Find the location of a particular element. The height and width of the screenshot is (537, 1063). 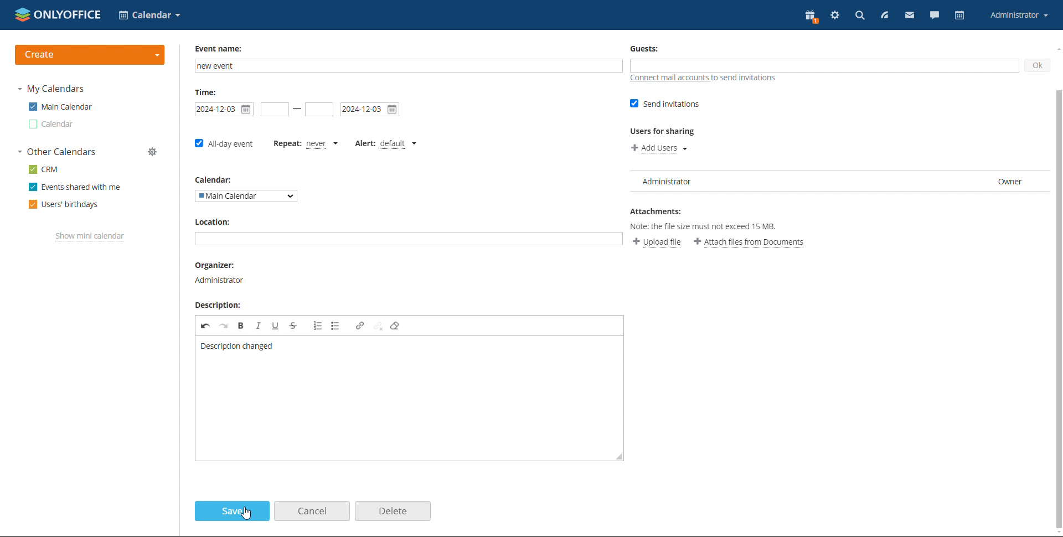

mail is located at coordinates (909, 16).